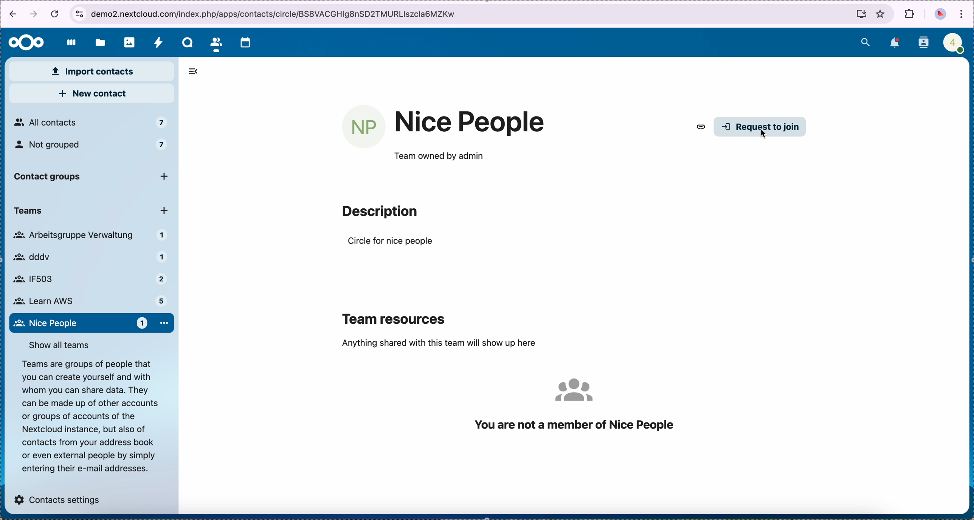  Describe the element at coordinates (761, 128) in the screenshot. I see `click on request to join button` at that location.